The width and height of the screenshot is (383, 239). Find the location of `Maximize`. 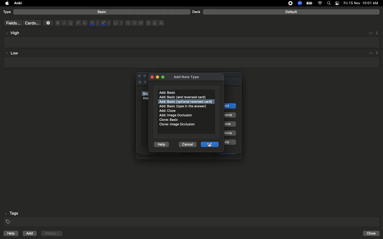

Maximize is located at coordinates (163, 78).